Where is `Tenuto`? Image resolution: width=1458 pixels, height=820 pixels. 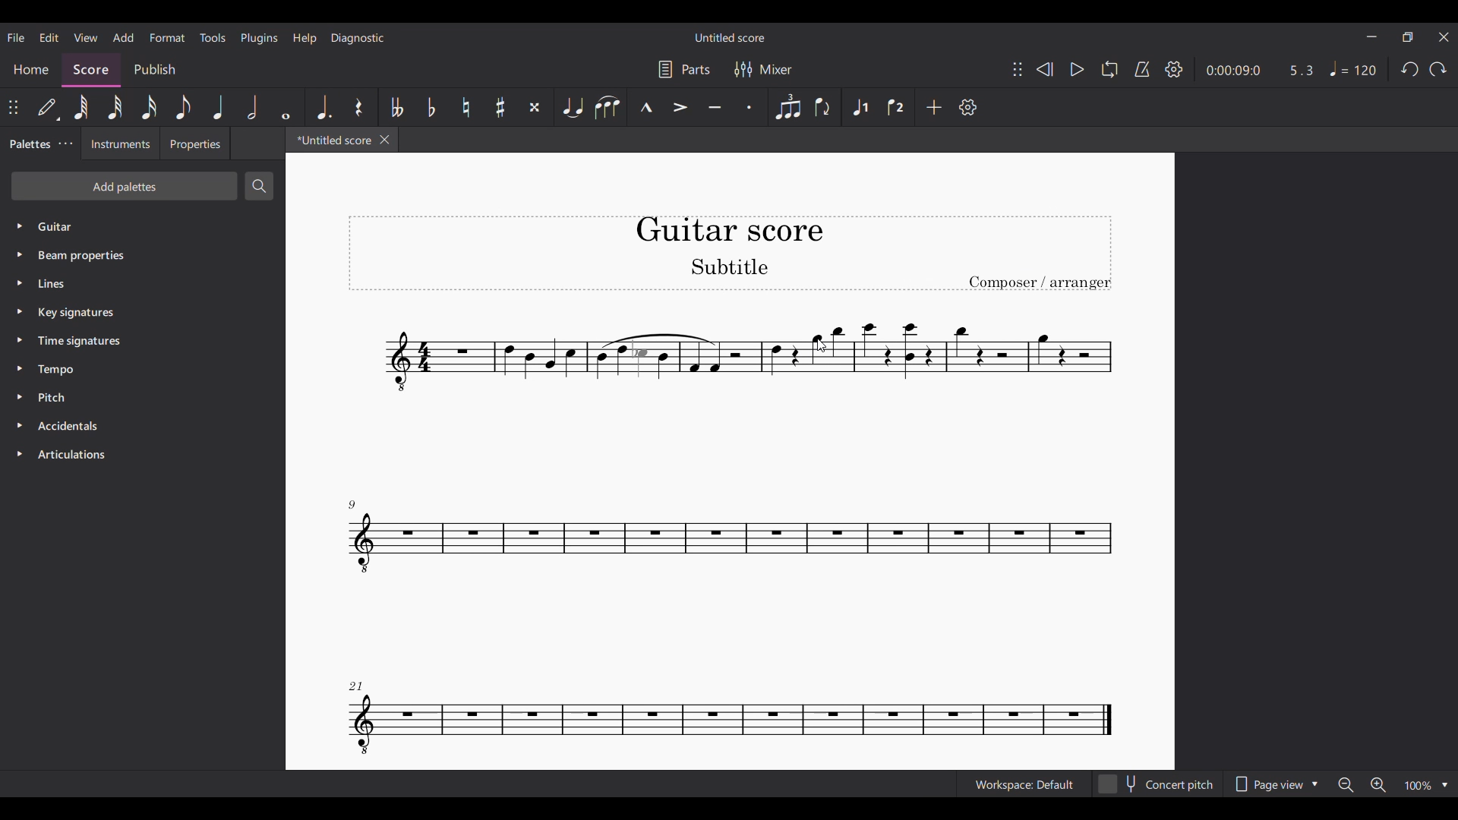 Tenuto is located at coordinates (715, 107).